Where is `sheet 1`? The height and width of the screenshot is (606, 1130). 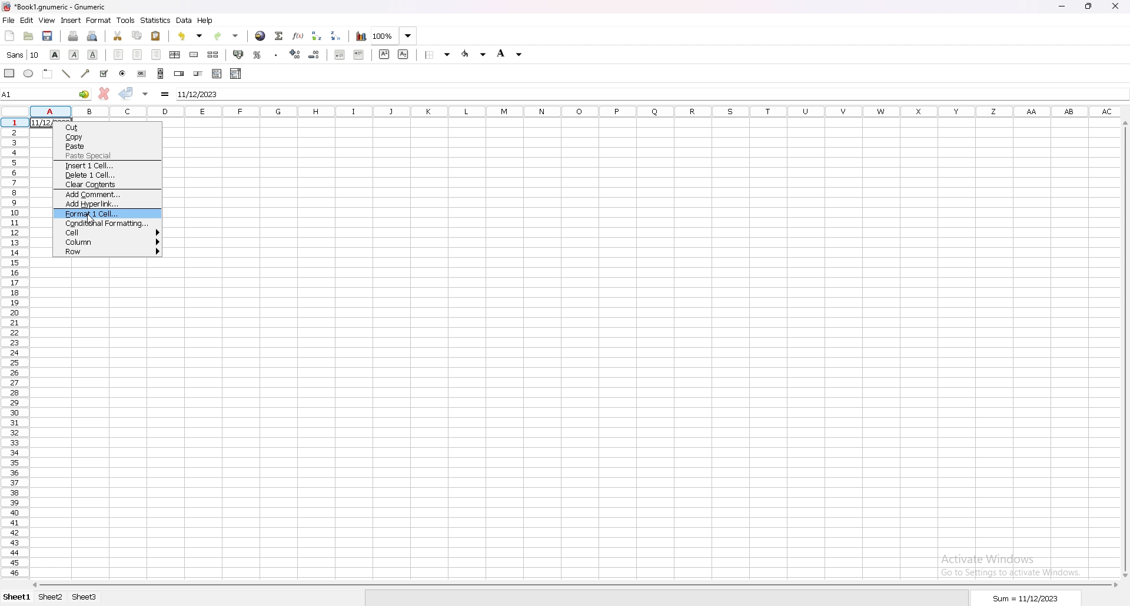
sheet 1 is located at coordinates (18, 597).